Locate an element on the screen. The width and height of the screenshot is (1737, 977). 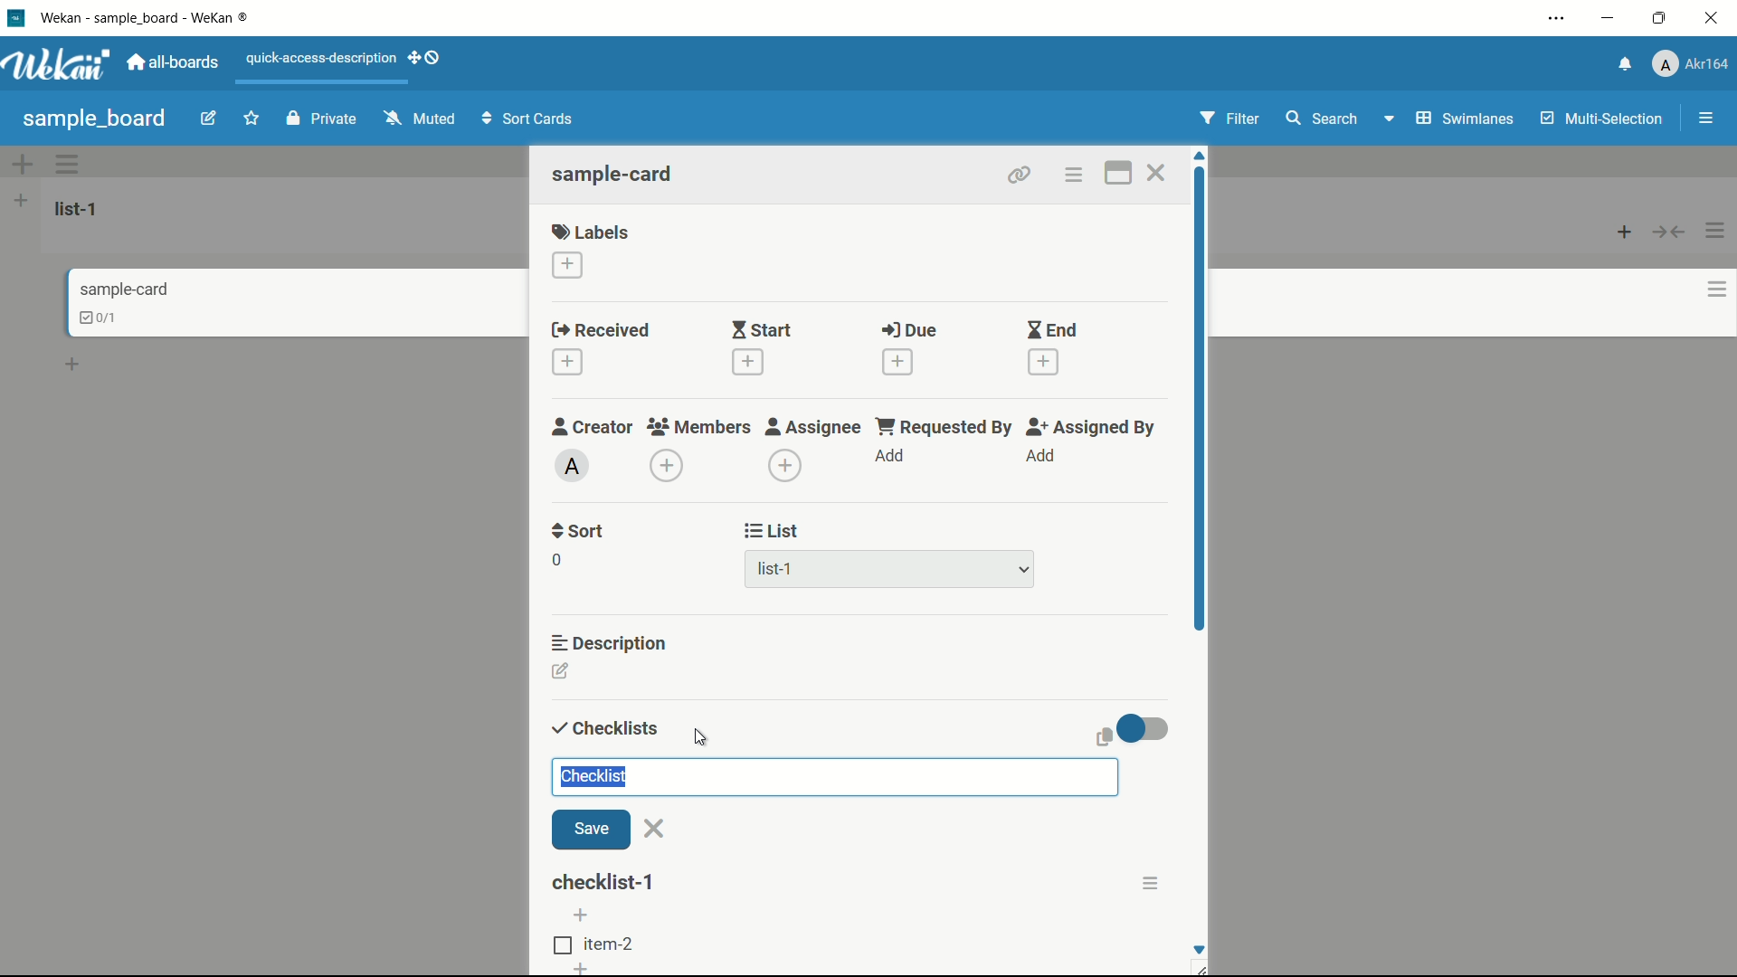
scroll bar is located at coordinates (1201, 451).